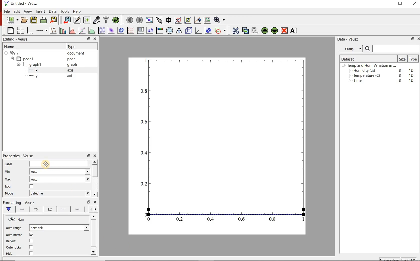 This screenshot has height=261, width=420. What do you see at coordinates (274, 220) in the screenshot?
I see `0.8` at bounding box center [274, 220].